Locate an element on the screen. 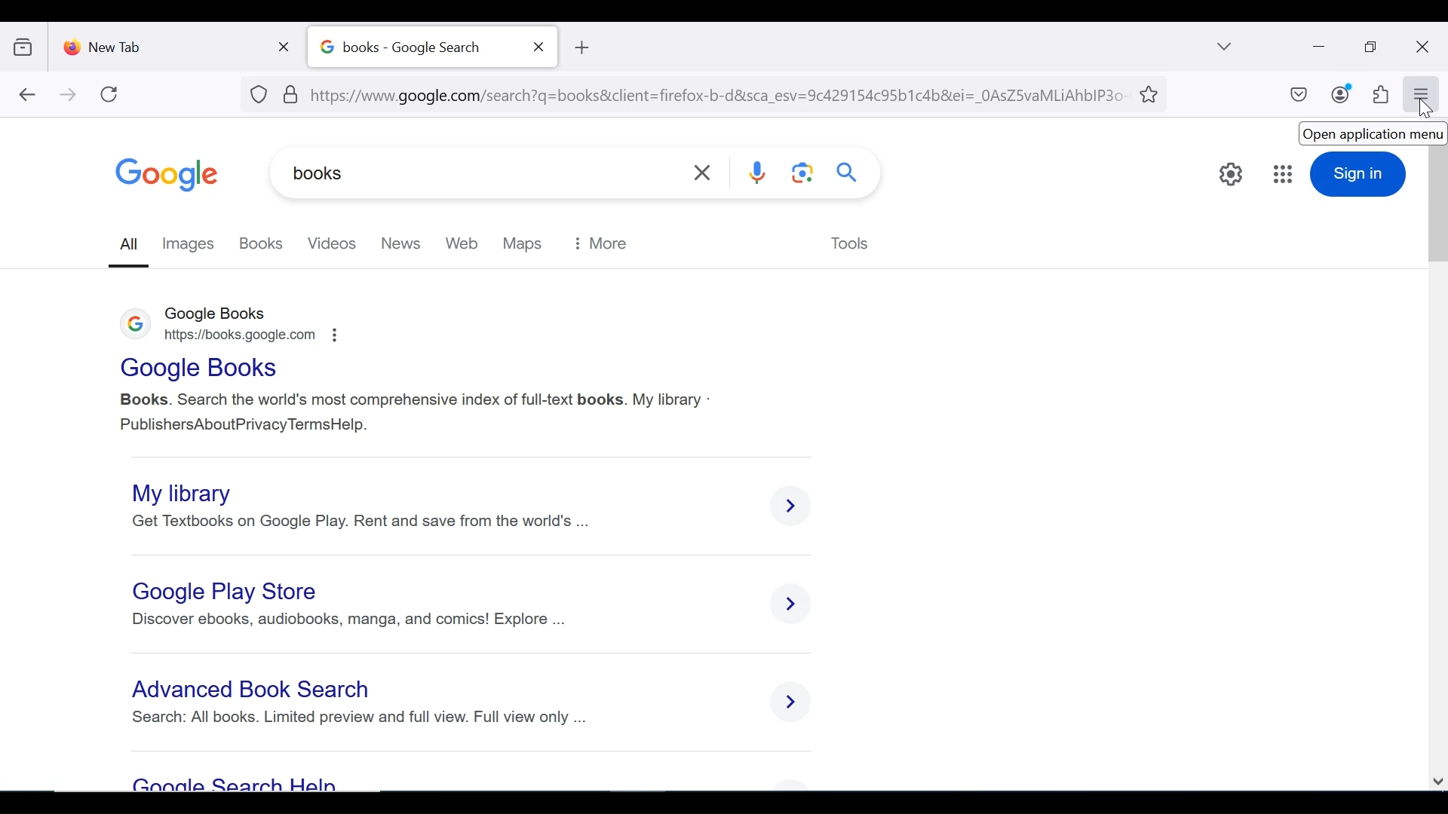  close tab is located at coordinates (539, 47).